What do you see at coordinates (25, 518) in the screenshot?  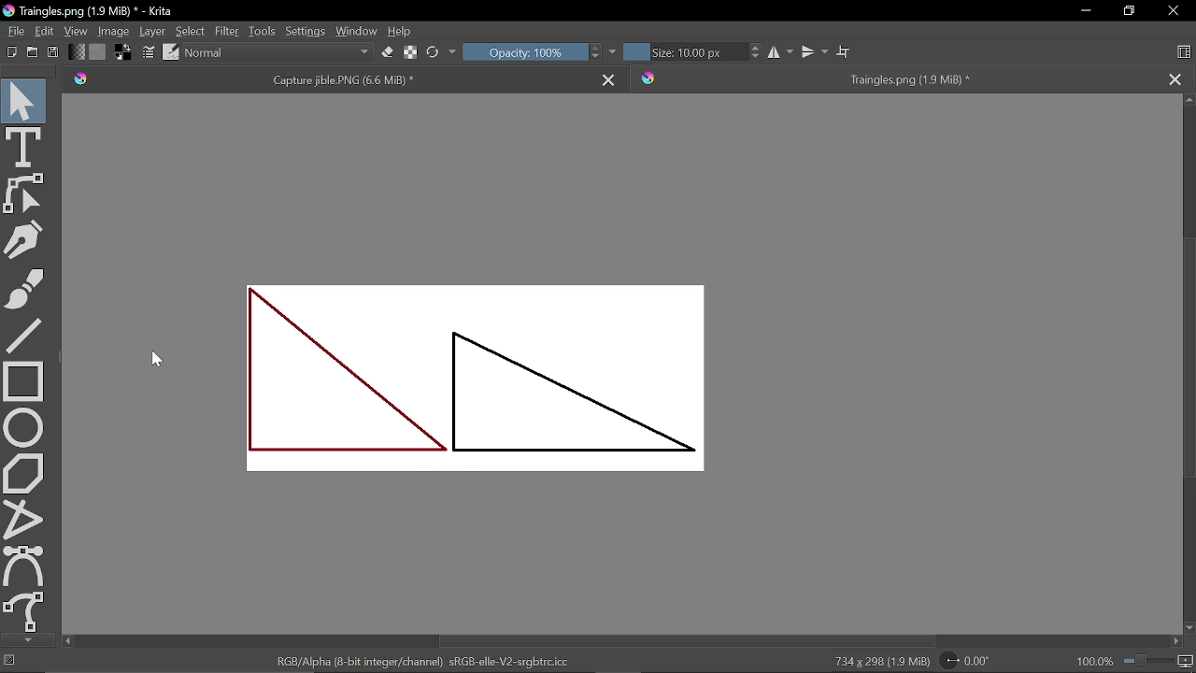 I see `polyline tool` at bounding box center [25, 518].